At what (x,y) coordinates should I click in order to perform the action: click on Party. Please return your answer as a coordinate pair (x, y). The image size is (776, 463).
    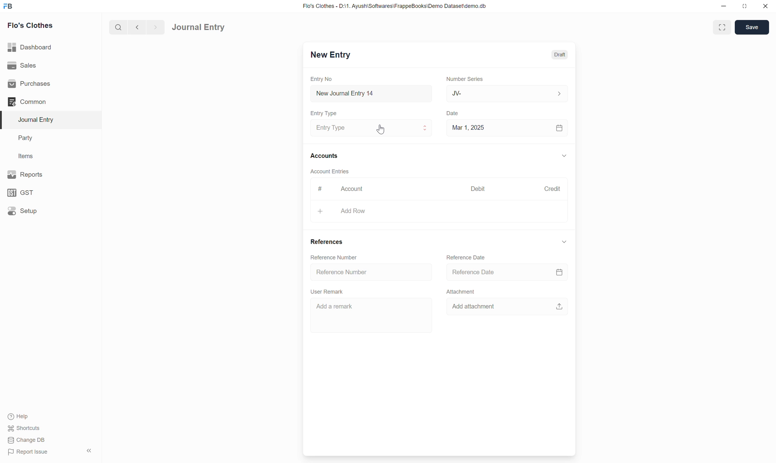
    Looking at the image, I should click on (27, 139).